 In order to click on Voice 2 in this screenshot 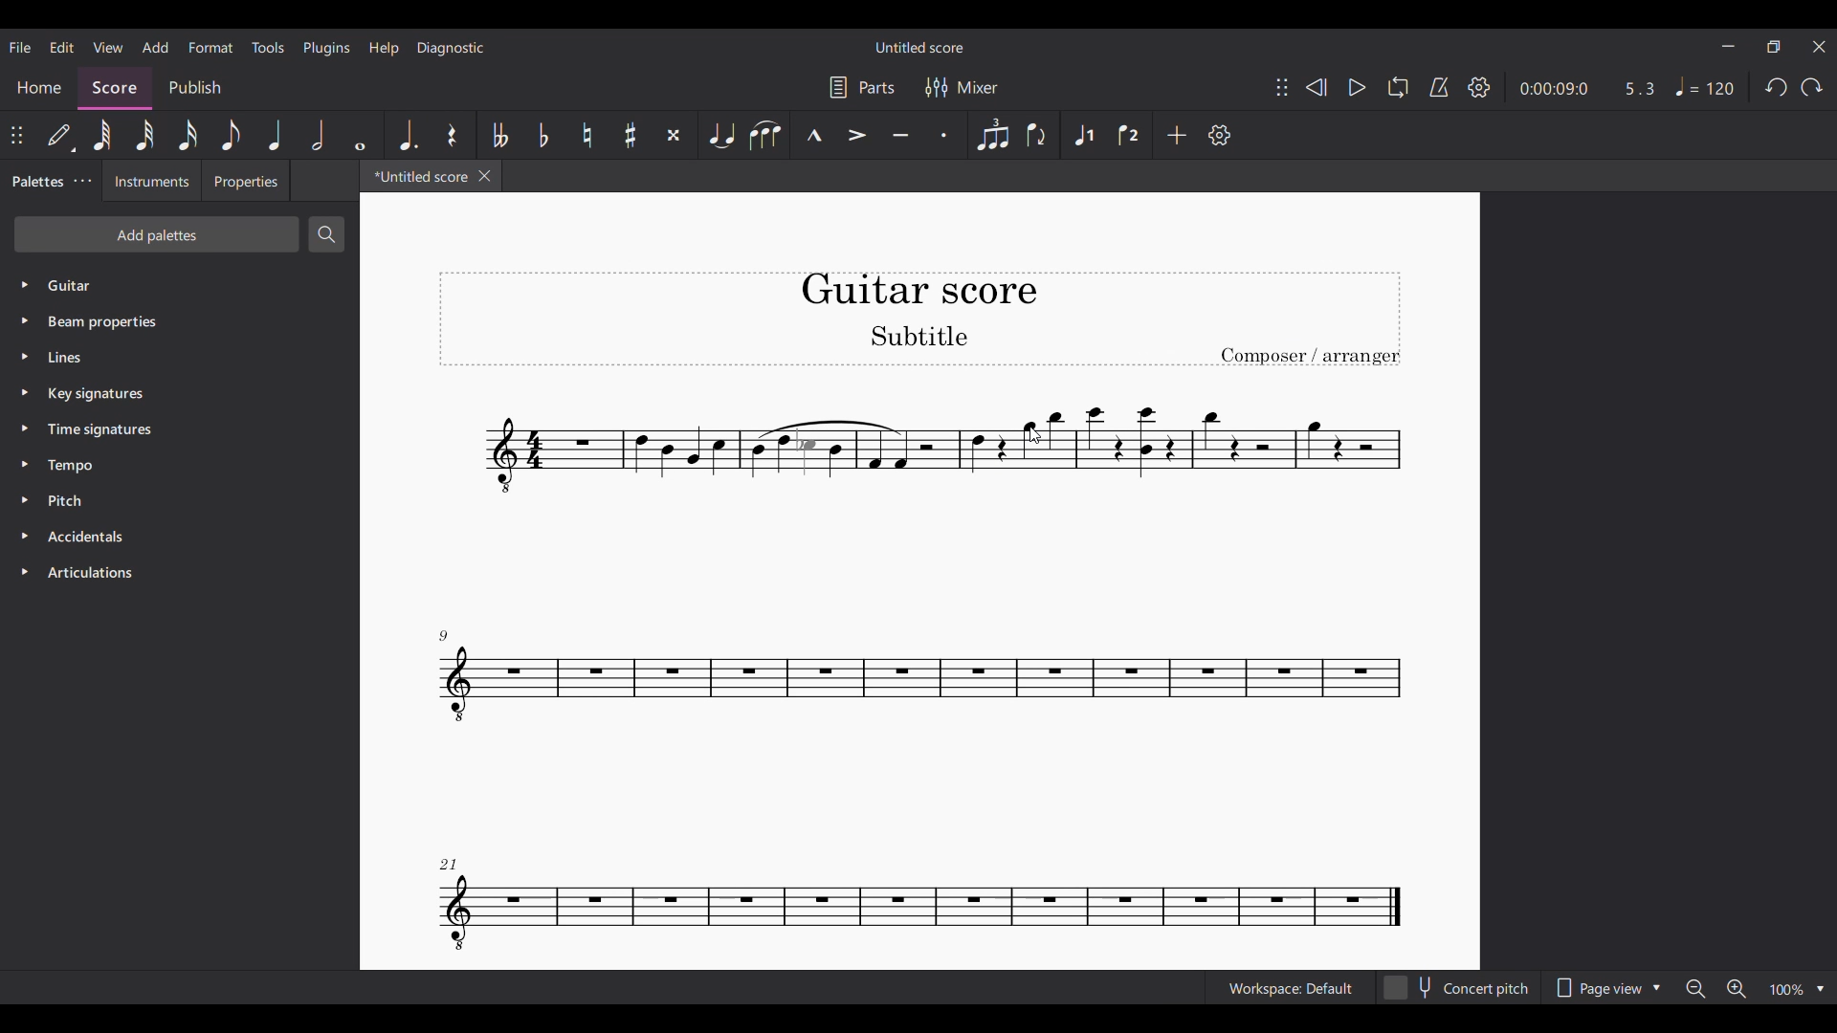, I will do `click(1131, 135)`.